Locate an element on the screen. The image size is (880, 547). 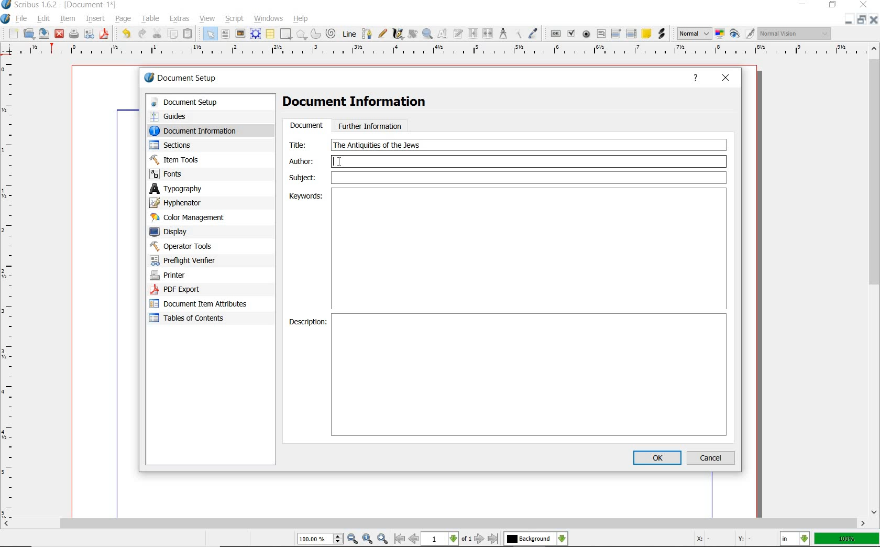
table is located at coordinates (270, 34).